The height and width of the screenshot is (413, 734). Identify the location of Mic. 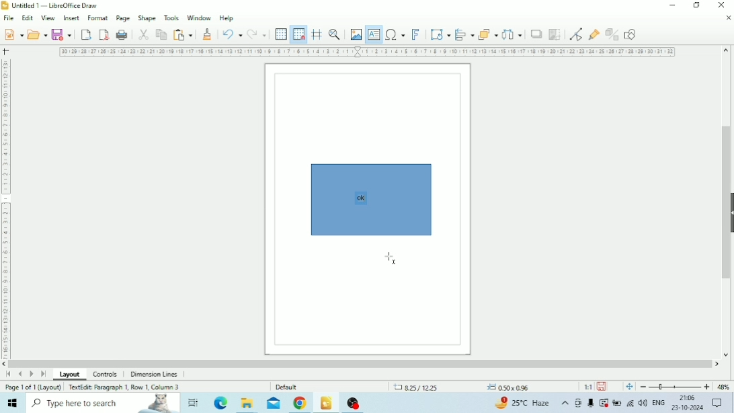
(591, 404).